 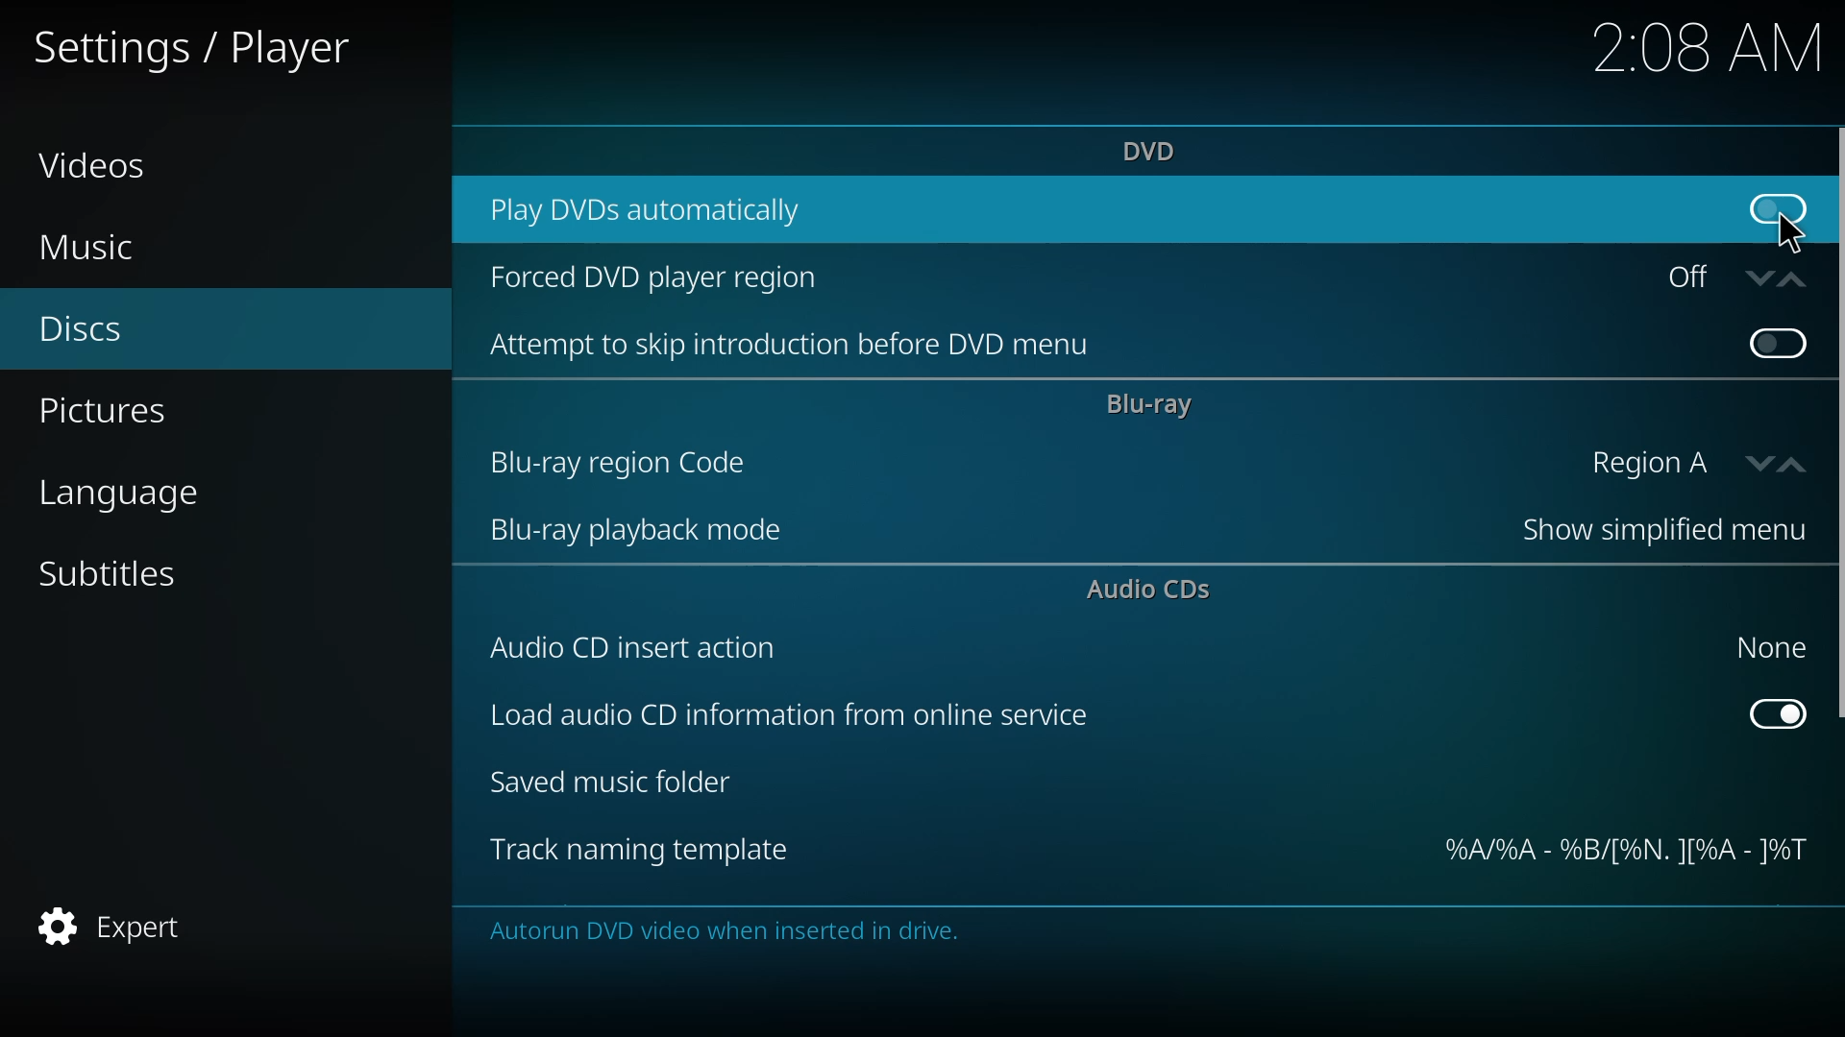 What do you see at coordinates (1150, 405) in the screenshot?
I see `bluray` at bounding box center [1150, 405].